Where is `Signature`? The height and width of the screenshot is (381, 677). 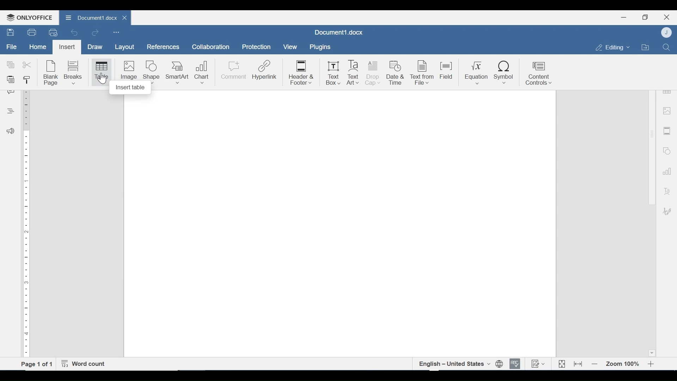 Signature is located at coordinates (666, 212).